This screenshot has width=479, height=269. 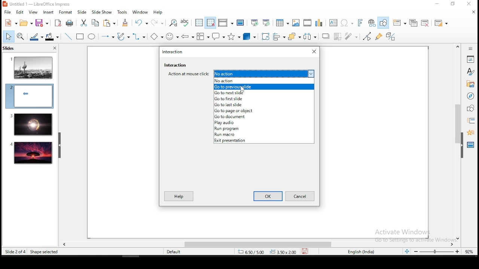 What do you see at coordinates (65, 12) in the screenshot?
I see `format` at bounding box center [65, 12].